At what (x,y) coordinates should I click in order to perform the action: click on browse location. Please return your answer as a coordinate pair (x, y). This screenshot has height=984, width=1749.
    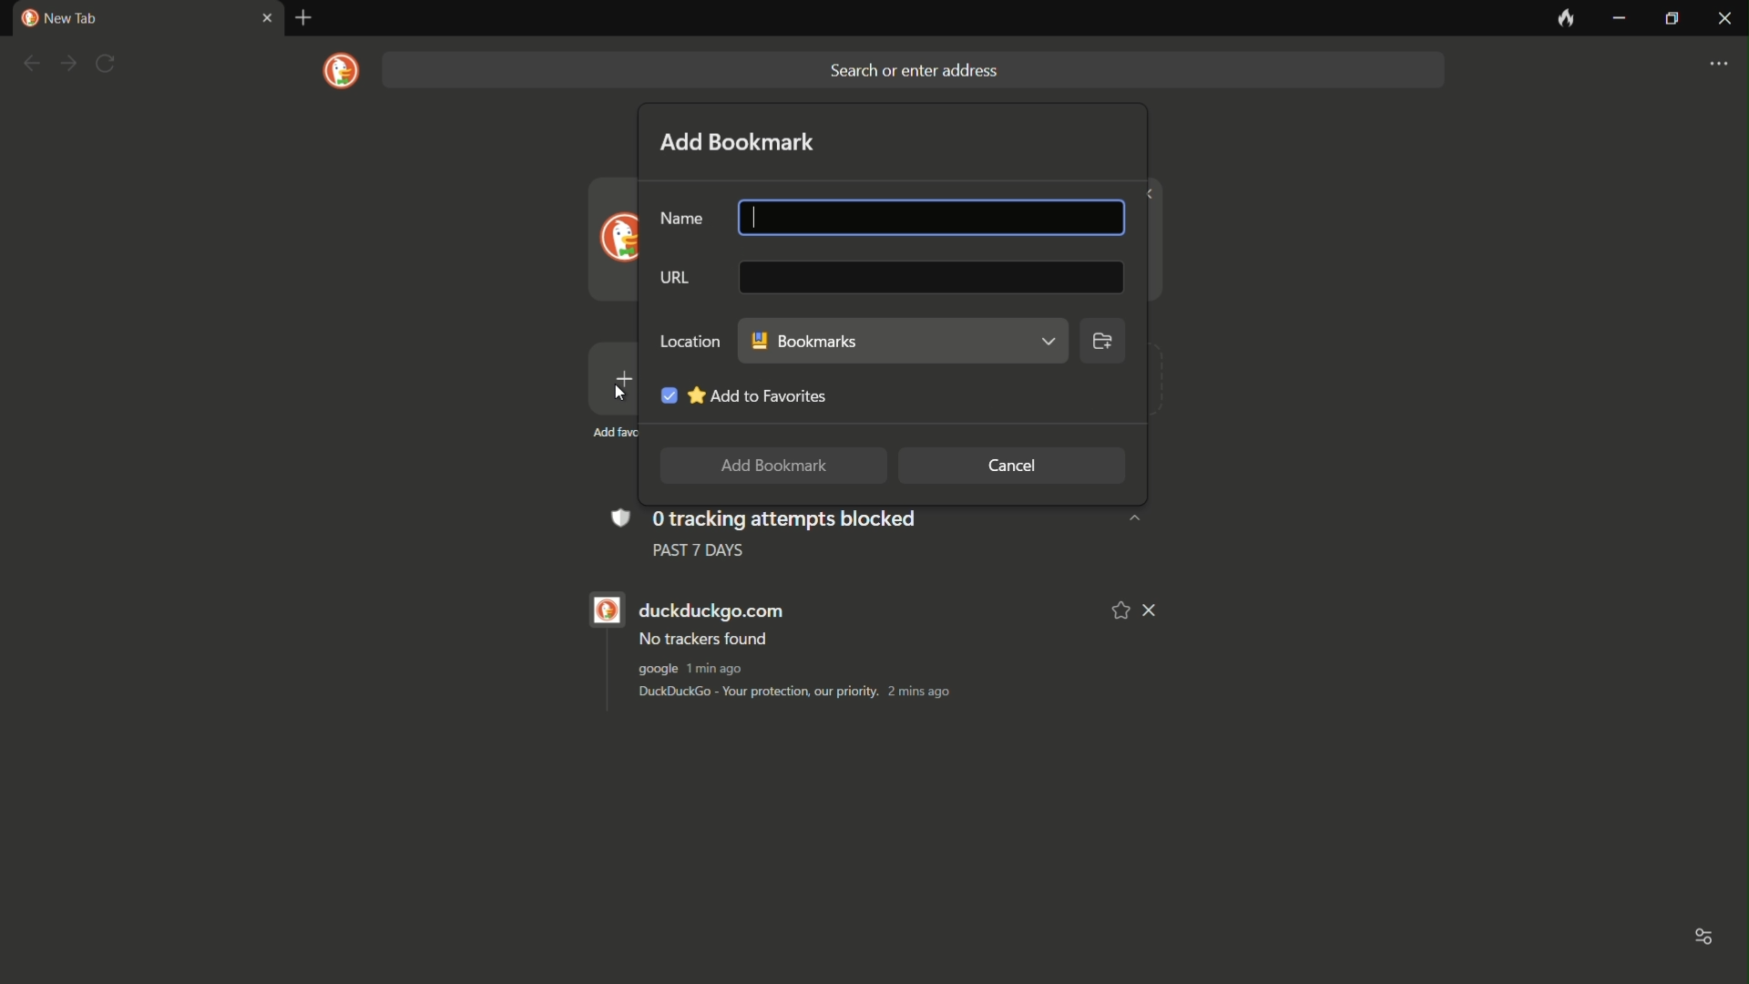
    Looking at the image, I should click on (1103, 345).